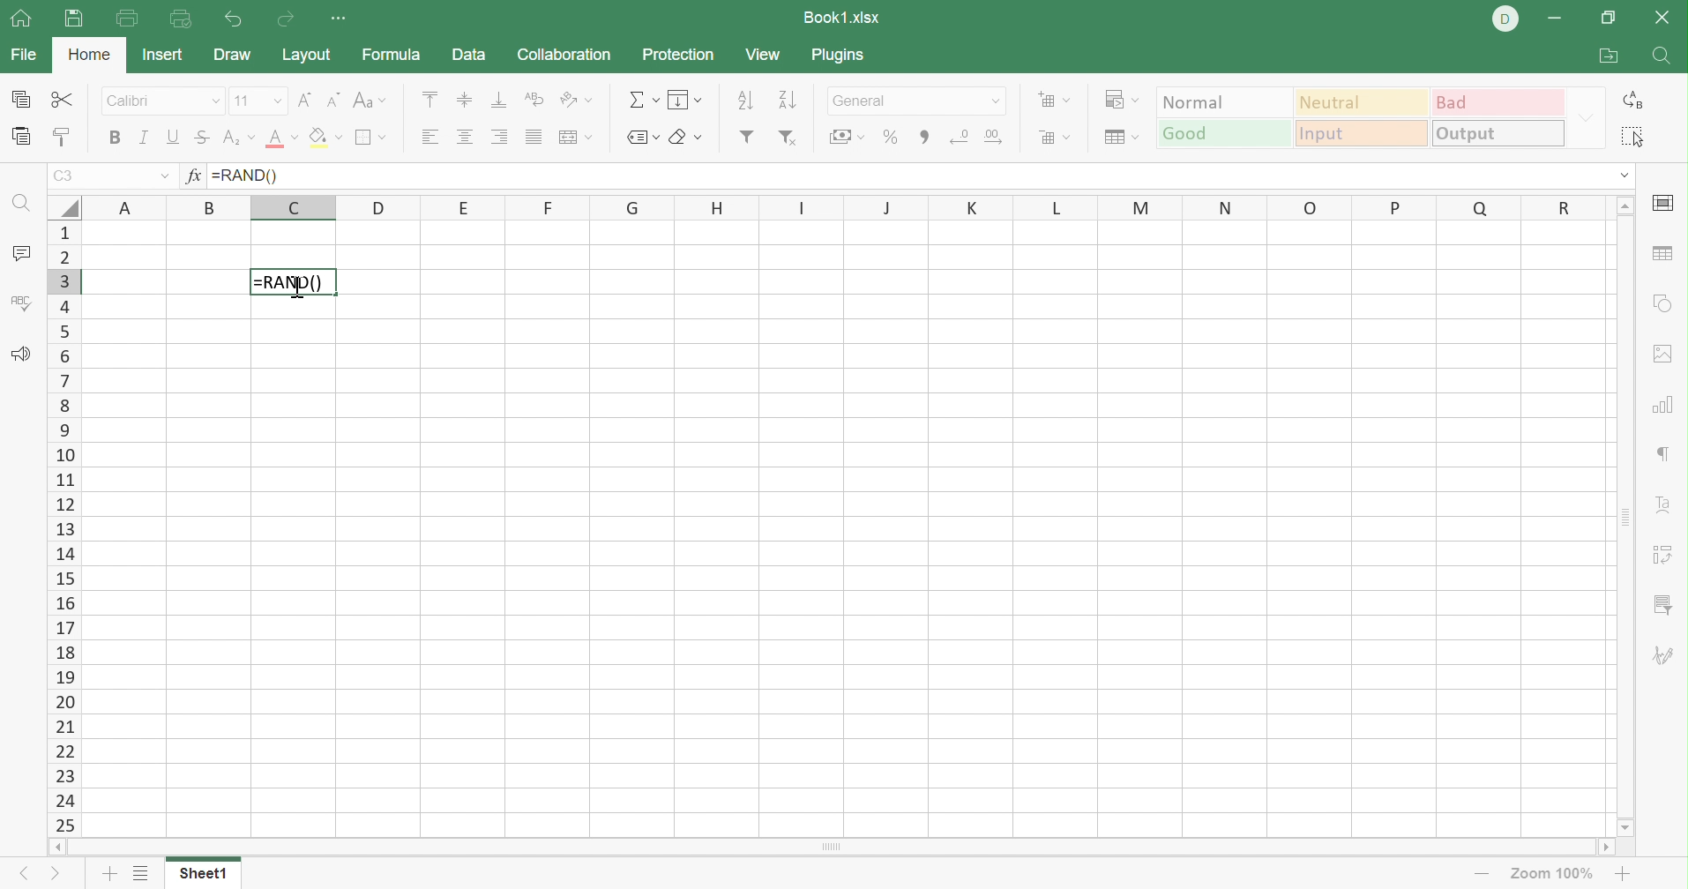 The image size is (1688, 889). What do you see at coordinates (1625, 175) in the screenshot?
I see `Drop down` at bounding box center [1625, 175].